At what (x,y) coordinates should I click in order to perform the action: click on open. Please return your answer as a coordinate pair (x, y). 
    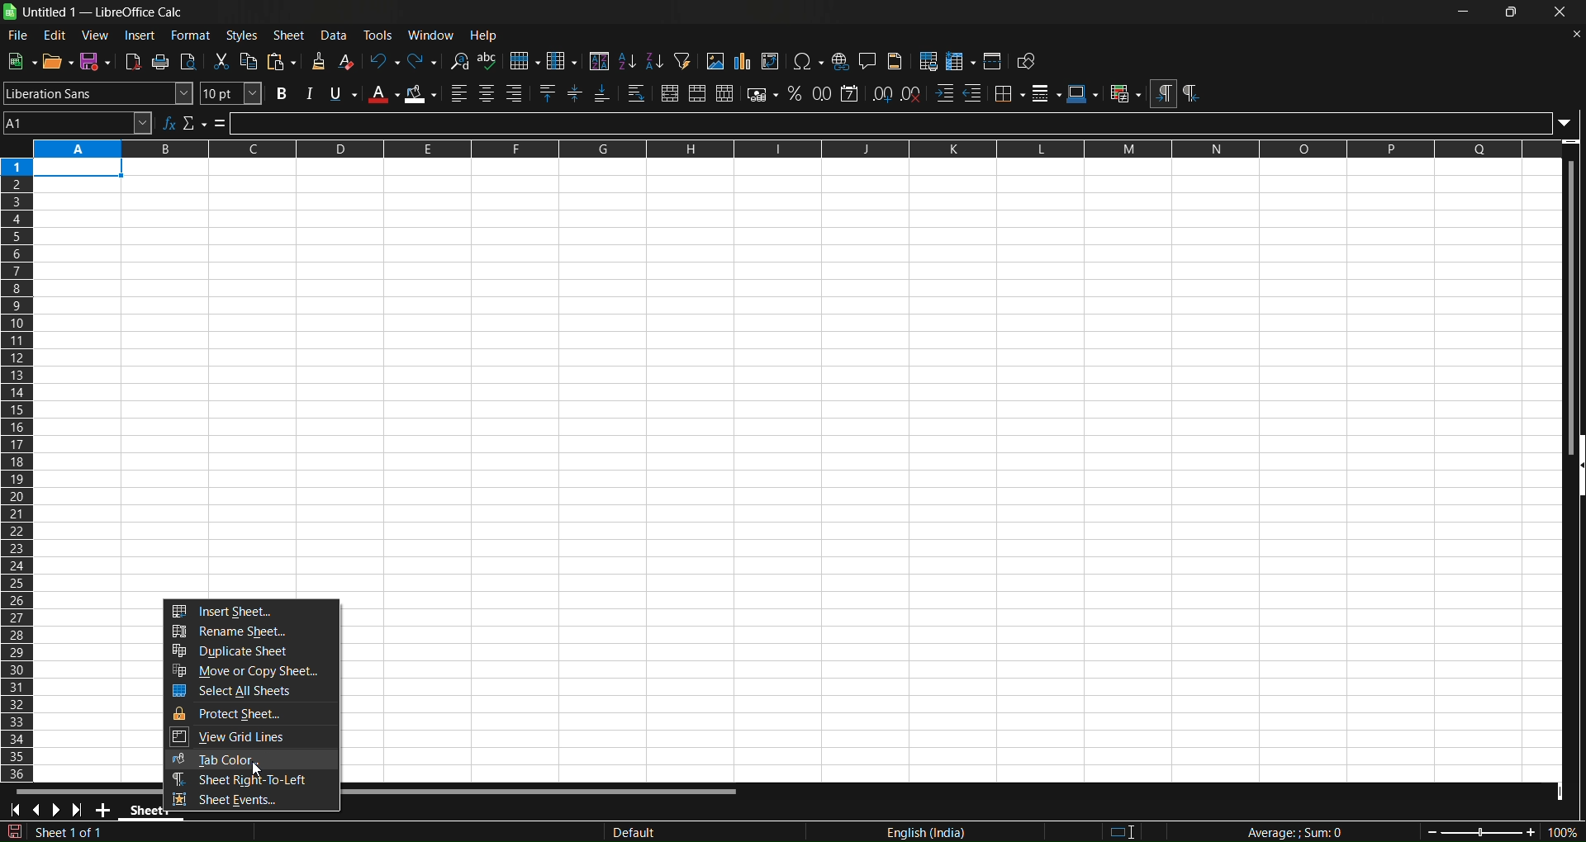
    Looking at the image, I should click on (56, 60).